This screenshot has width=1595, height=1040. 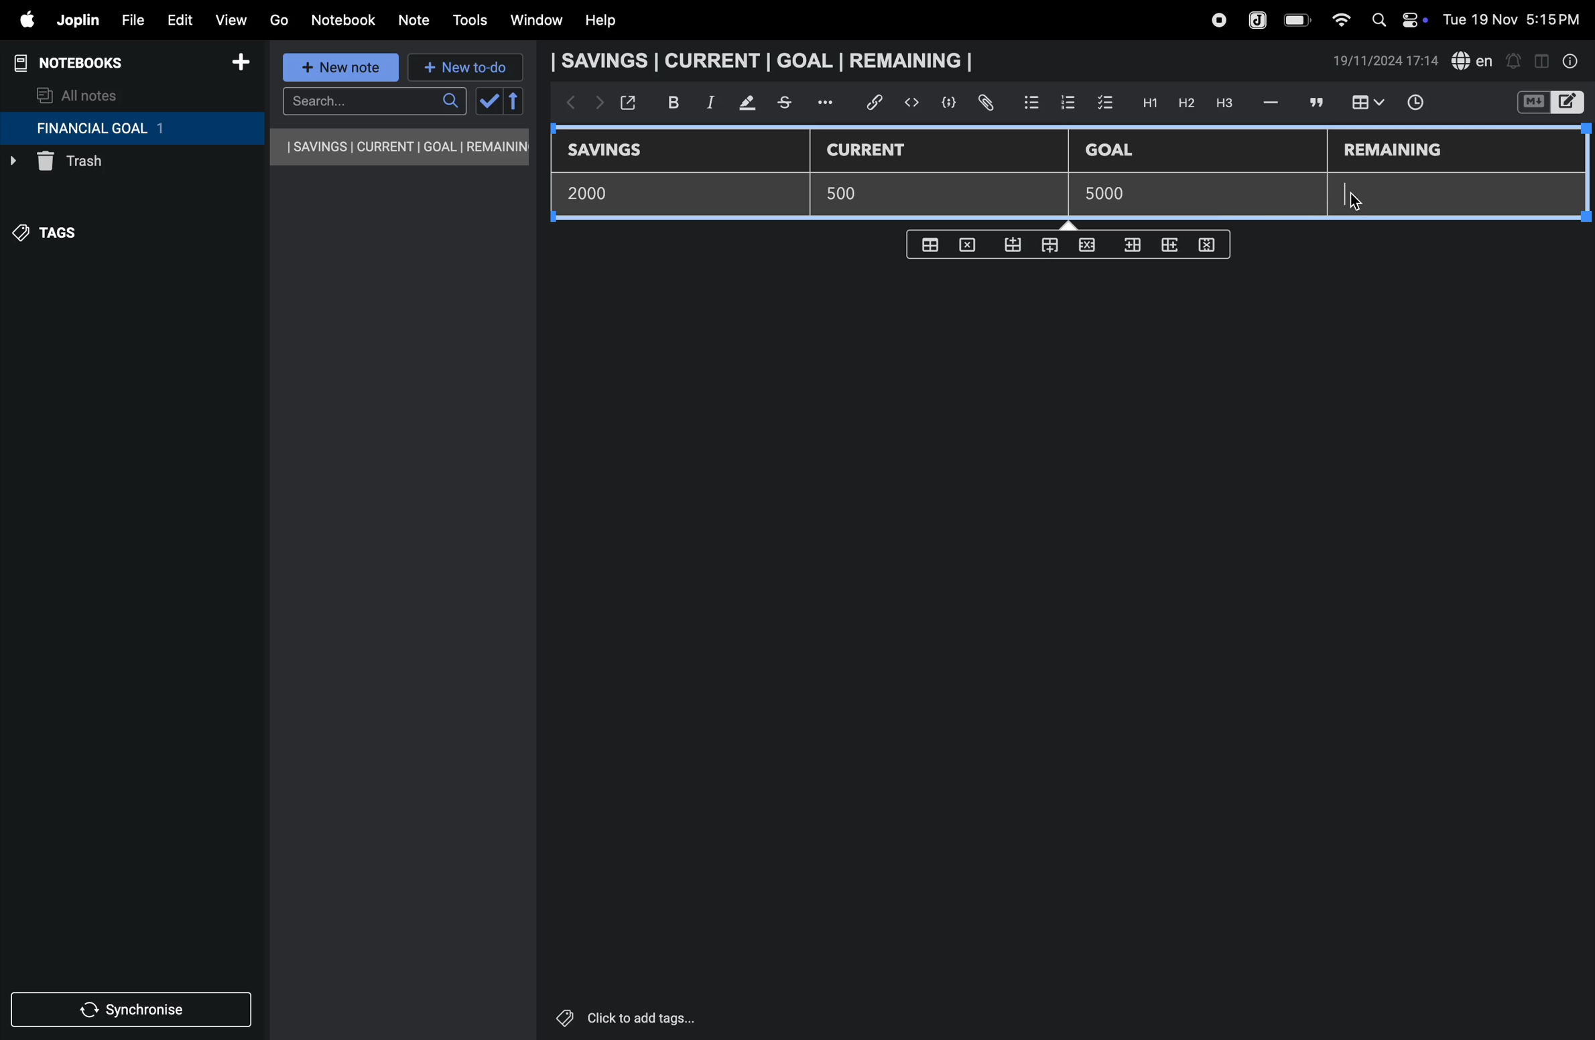 What do you see at coordinates (374, 101) in the screenshot?
I see `search` at bounding box center [374, 101].